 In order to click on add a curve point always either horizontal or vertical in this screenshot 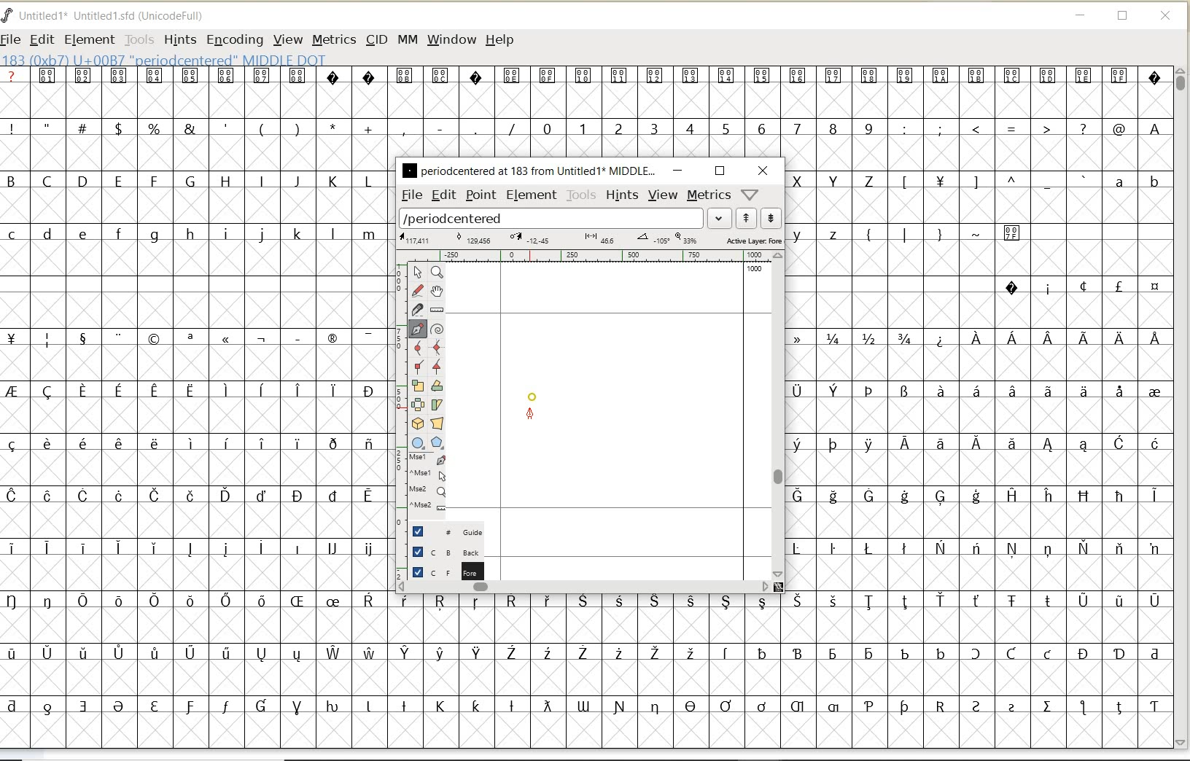, I will do `click(437, 346)`.